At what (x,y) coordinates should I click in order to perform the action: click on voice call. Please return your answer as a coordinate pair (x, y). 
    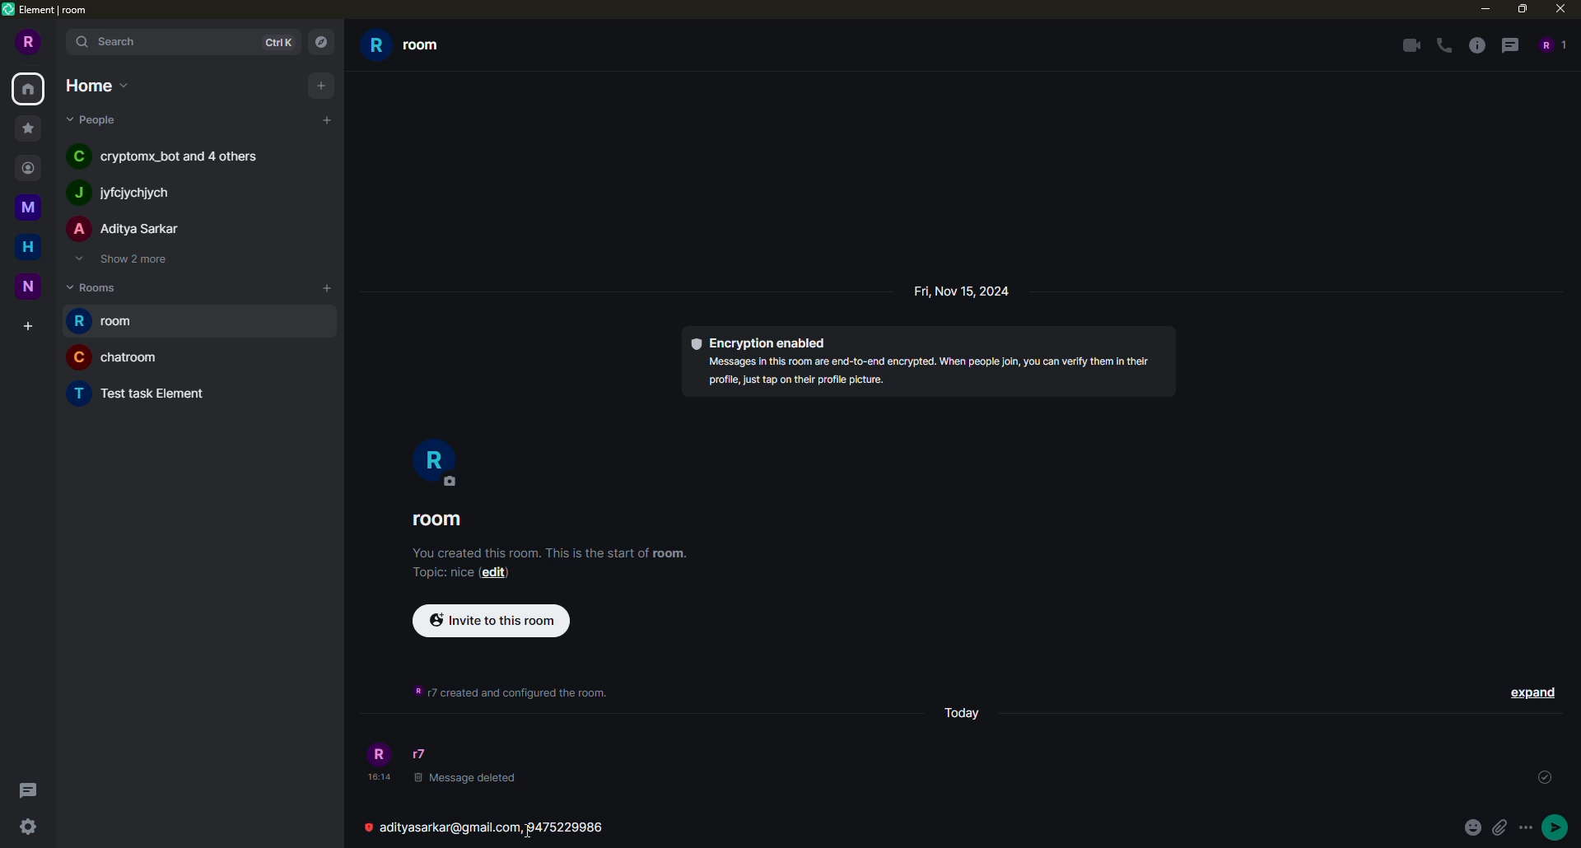
    Looking at the image, I should click on (1443, 44).